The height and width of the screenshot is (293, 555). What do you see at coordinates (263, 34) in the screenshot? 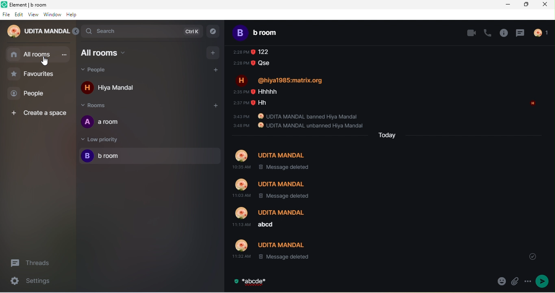
I see `b room` at bounding box center [263, 34].